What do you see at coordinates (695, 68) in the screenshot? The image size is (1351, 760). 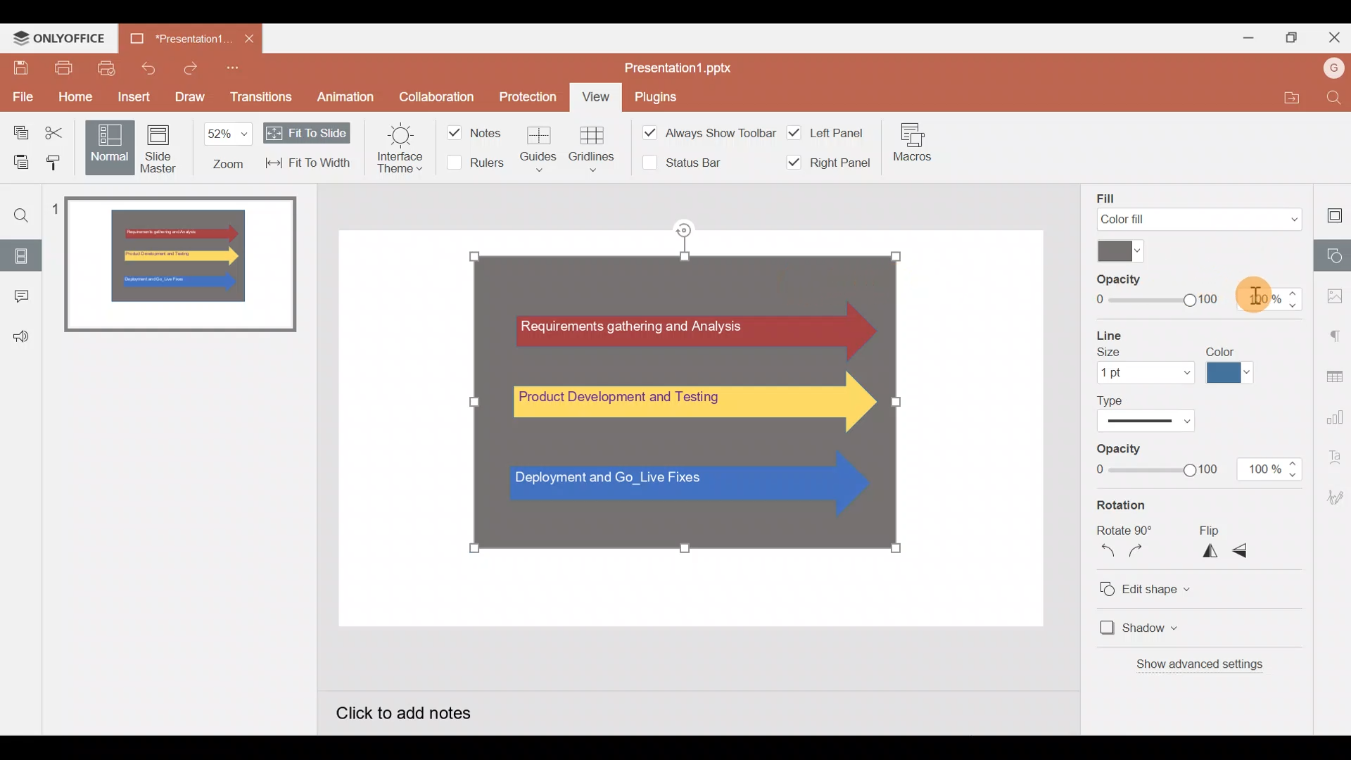 I see `Presentation1.pptx` at bounding box center [695, 68].